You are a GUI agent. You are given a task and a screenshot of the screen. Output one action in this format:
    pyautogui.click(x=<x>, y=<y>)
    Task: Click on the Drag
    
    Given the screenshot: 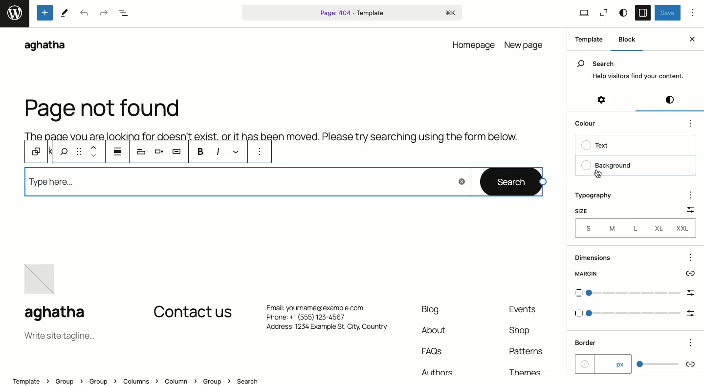 What is the action you would take?
    pyautogui.click(x=78, y=151)
    